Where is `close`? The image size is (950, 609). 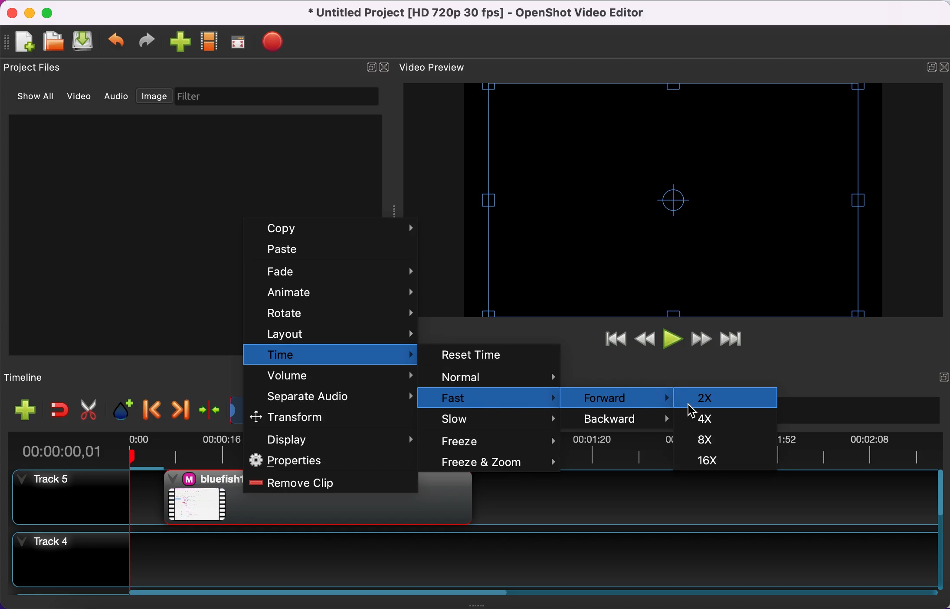
close is located at coordinates (13, 13).